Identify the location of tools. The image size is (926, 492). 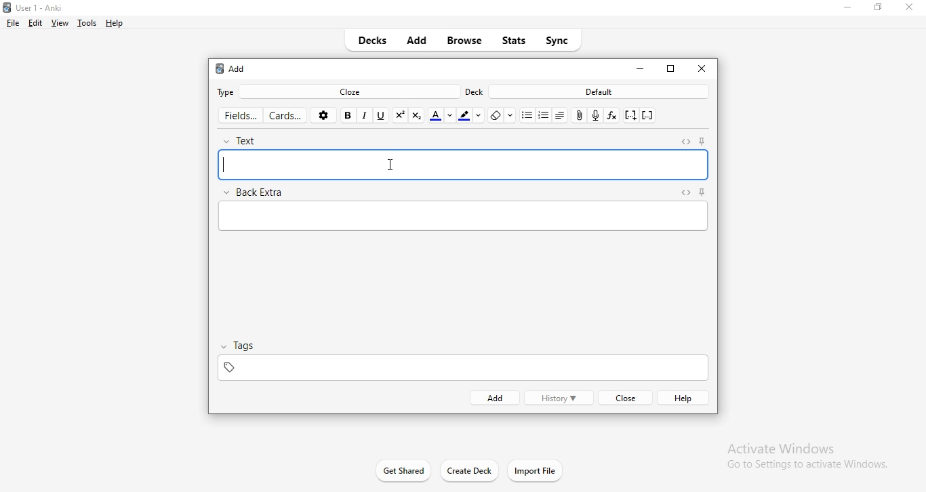
(87, 24).